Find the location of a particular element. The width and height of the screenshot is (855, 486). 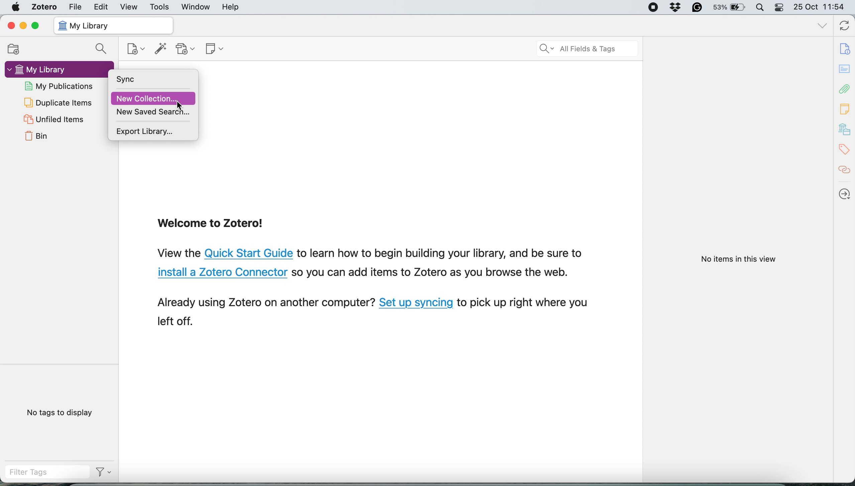

notes is located at coordinates (845, 109).